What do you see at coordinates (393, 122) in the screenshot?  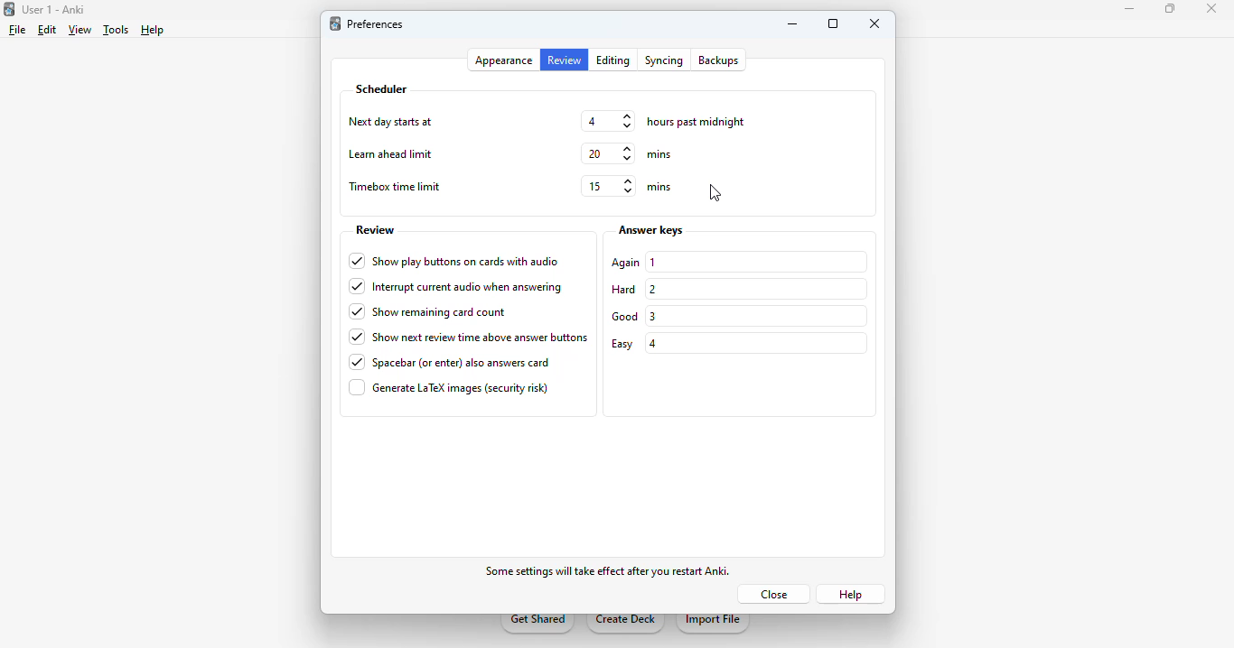 I see `next day starts at` at bounding box center [393, 122].